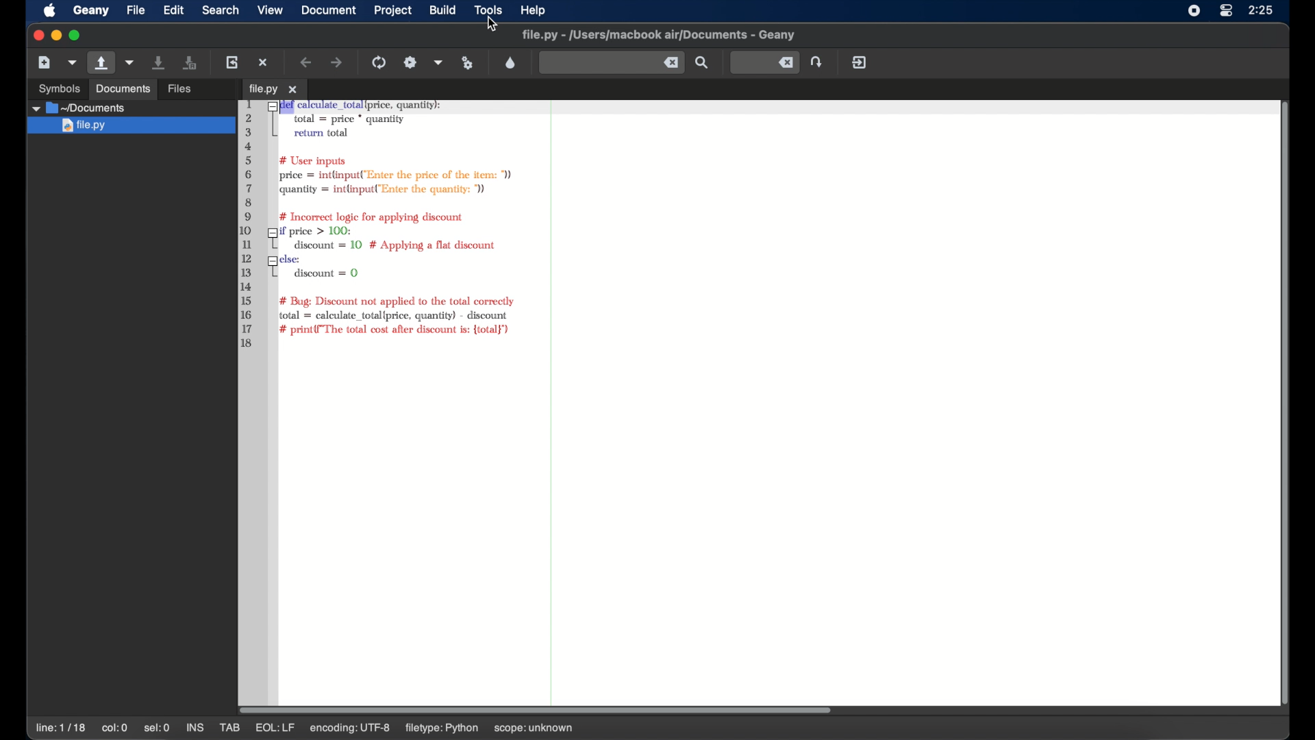  What do you see at coordinates (481, 728) in the screenshot?
I see `filetype: python` at bounding box center [481, 728].